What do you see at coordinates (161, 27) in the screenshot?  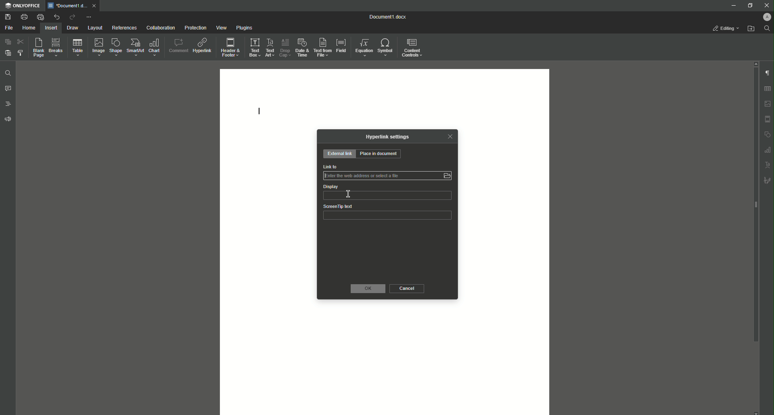 I see `Collaboration` at bounding box center [161, 27].